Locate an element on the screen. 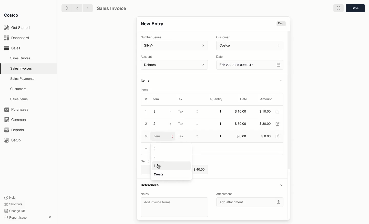 This screenshot has height=224, width=369. $10.00 is located at coordinates (241, 112).